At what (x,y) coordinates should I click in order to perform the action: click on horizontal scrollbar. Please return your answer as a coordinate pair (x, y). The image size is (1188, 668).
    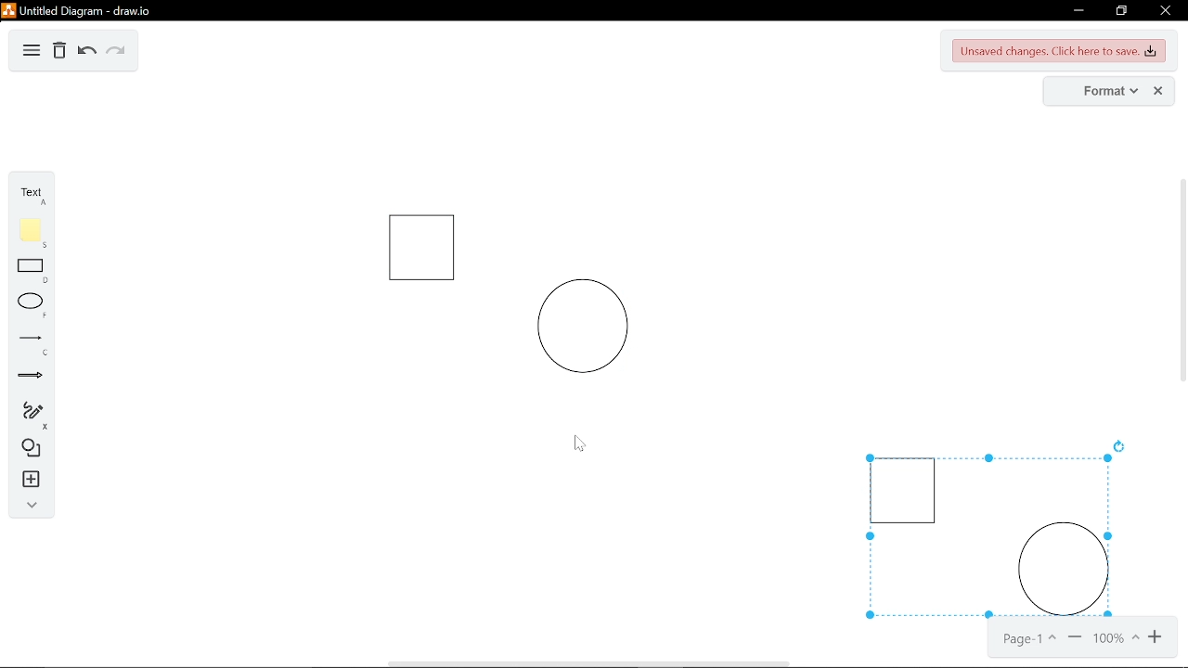
    Looking at the image, I should click on (659, 663).